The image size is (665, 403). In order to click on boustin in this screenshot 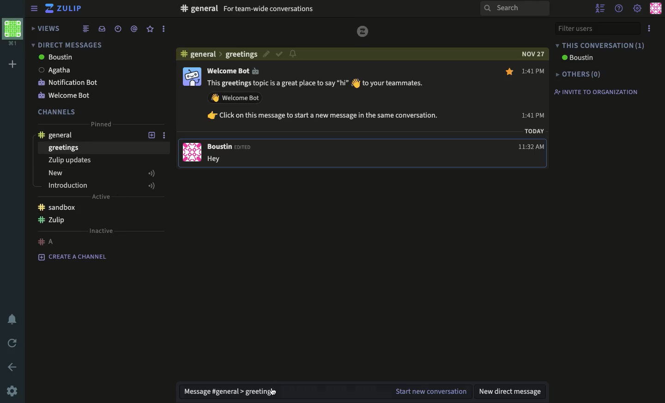, I will do `click(55, 58)`.